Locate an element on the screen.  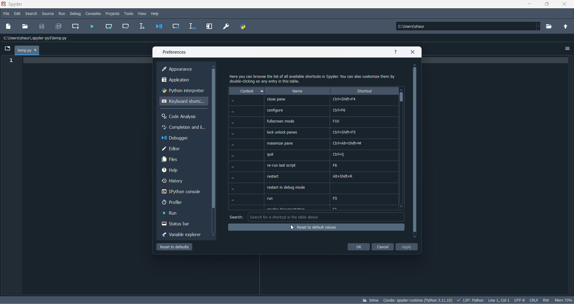
help is located at coordinates (155, 14).